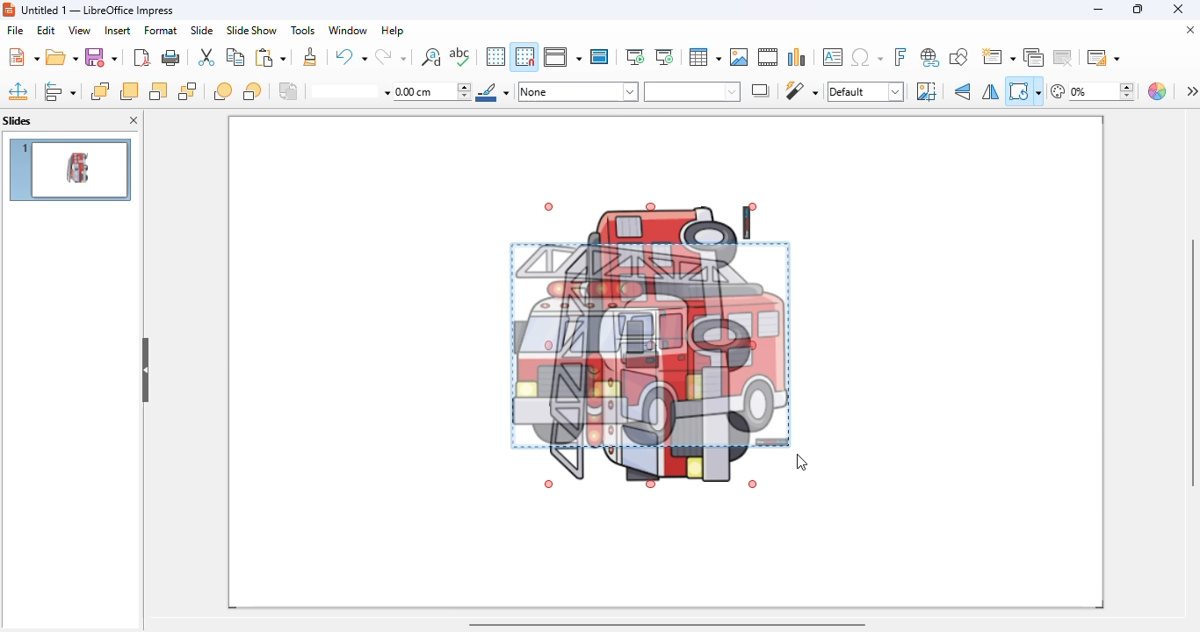 This screenshot has height=632, width=1200. What do you see at coordinates (128, 91) in the screenshot?
I see `bring forward` at bounding box center [128, 91].